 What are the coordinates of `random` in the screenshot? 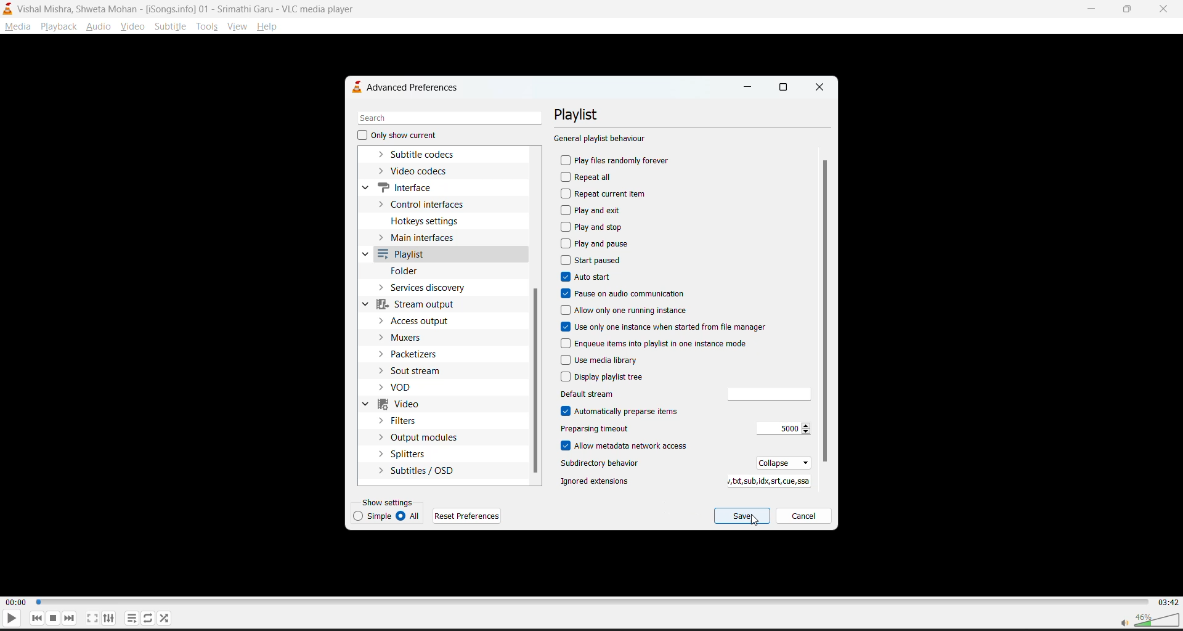 It's located at (163, 616).